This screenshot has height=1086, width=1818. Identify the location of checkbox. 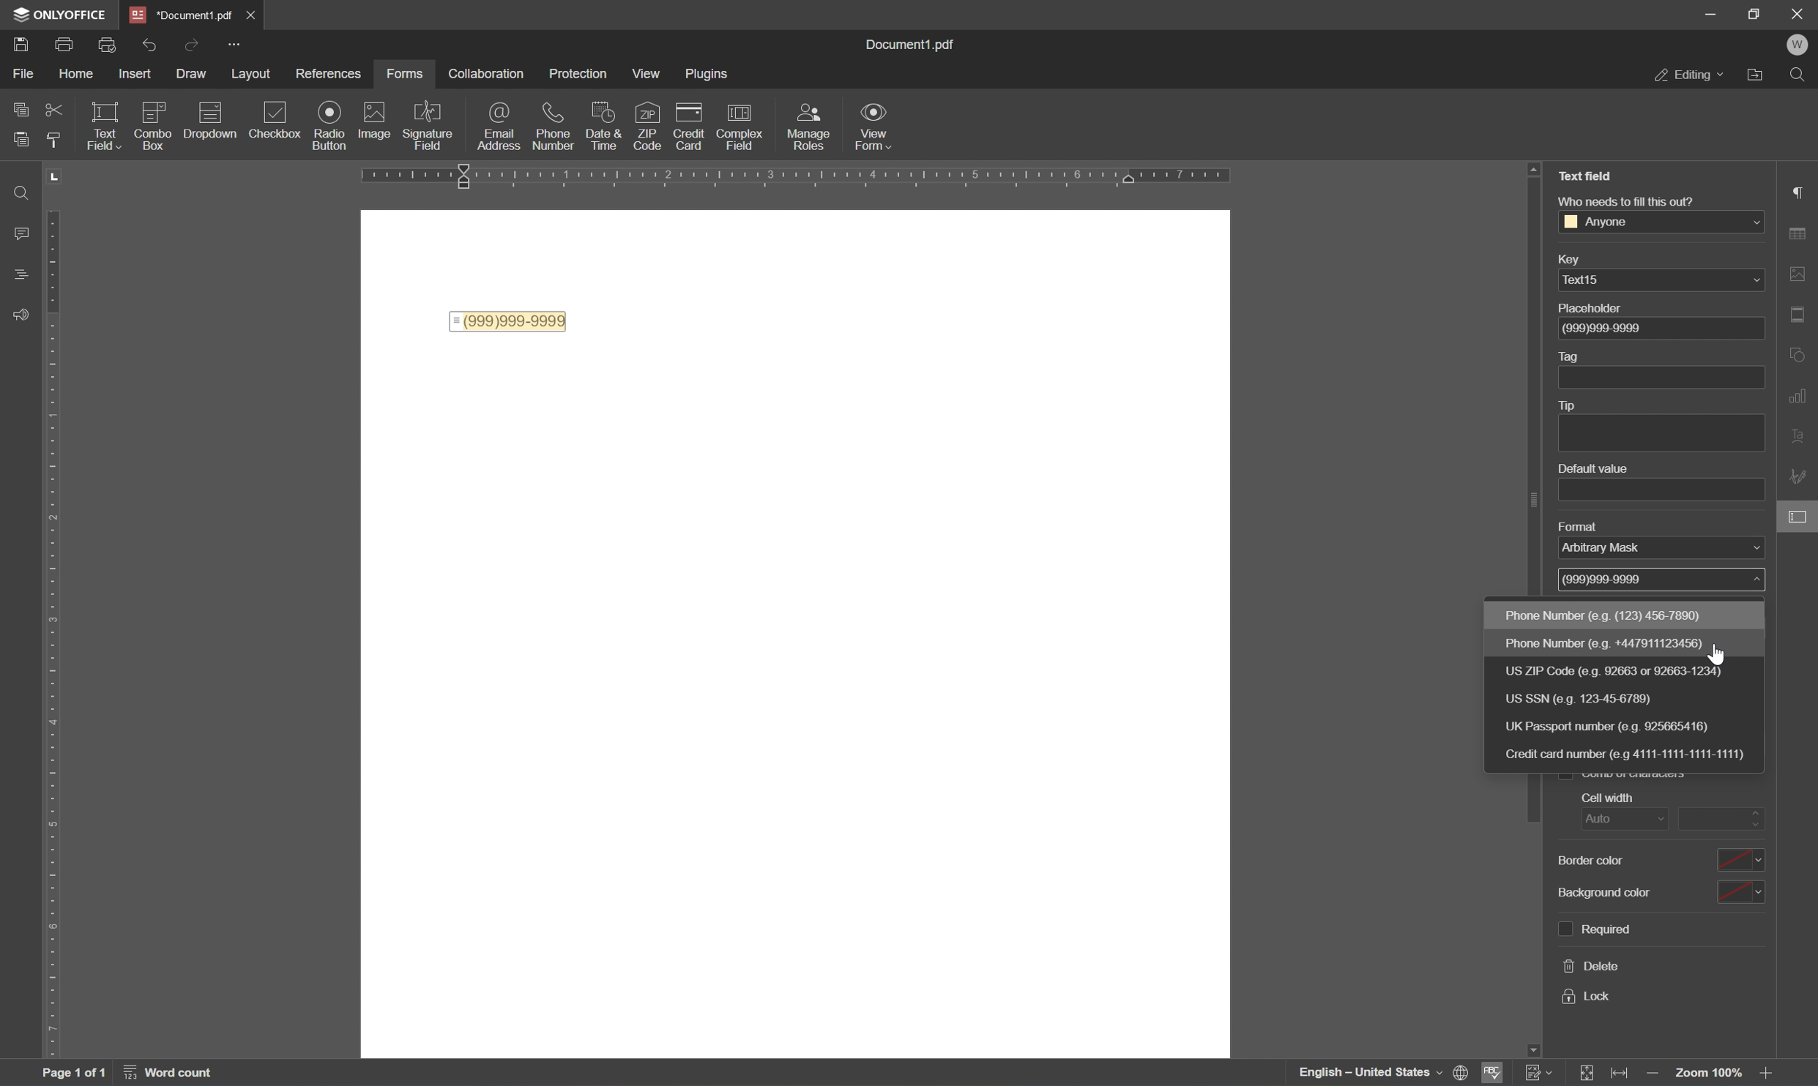
(154, 122).